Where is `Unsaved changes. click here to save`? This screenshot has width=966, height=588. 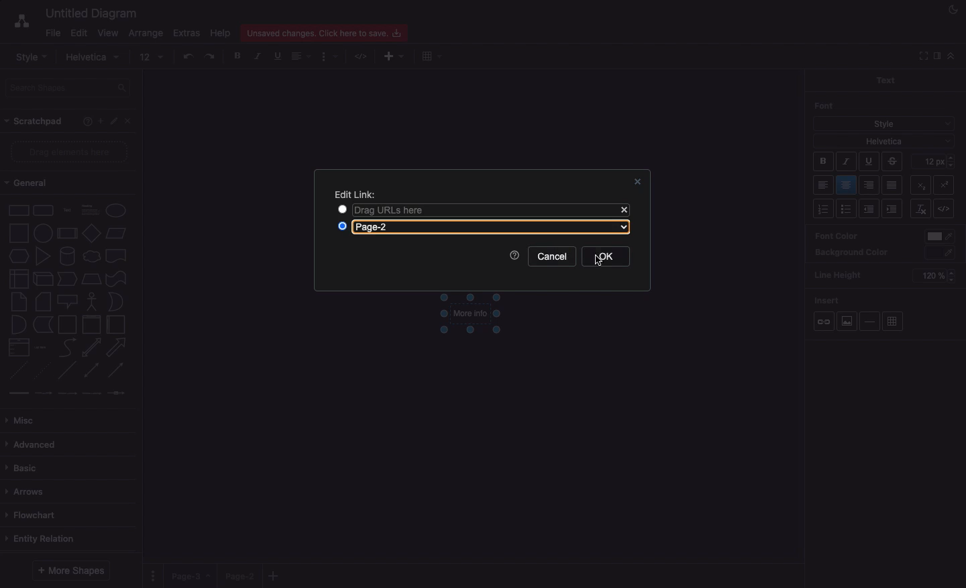 Unsaved changes. click here to save is located at coordinates (323, 32).